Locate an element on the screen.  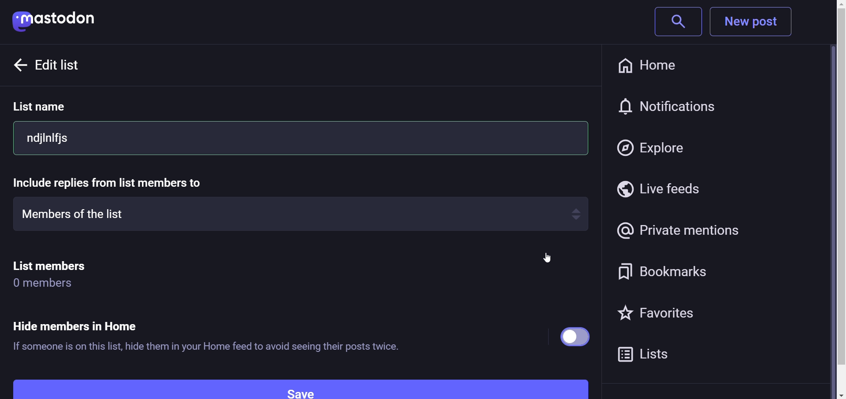
private mentions is located at coordinates (684, 230).